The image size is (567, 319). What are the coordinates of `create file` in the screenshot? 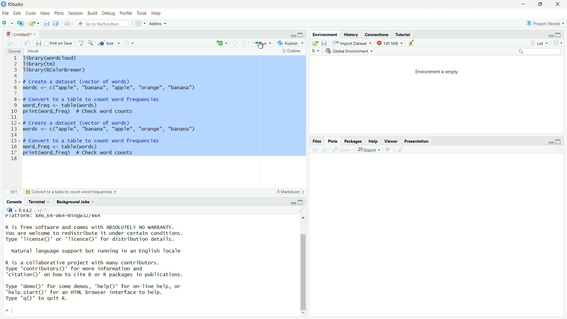 It's located at (223, 43).